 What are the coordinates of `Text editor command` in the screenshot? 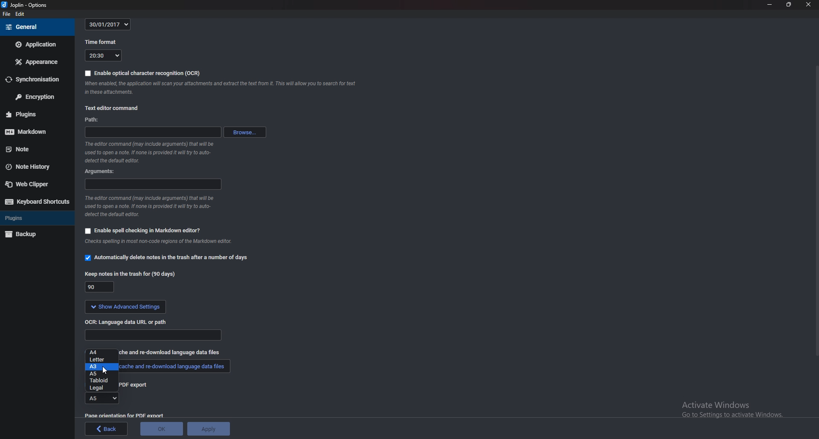 It's located at (113, 107).